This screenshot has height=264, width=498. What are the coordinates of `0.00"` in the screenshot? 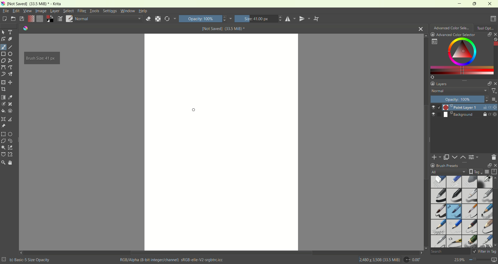 It's located at (413, 260).